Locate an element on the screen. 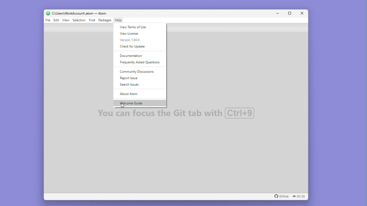 The image size is (367, 206). Maximize is located at coordinates (290, 13).